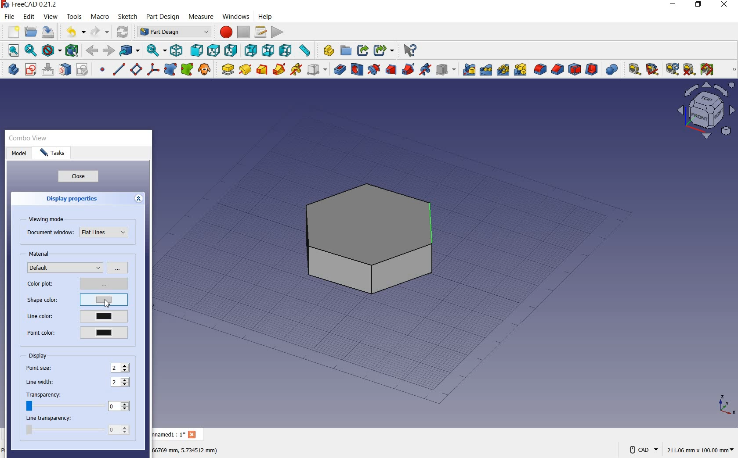 The image size is (738, 458). Describe the element at coordinates (65, 70) in the screenshot. I see `map sketch to face` at that location.